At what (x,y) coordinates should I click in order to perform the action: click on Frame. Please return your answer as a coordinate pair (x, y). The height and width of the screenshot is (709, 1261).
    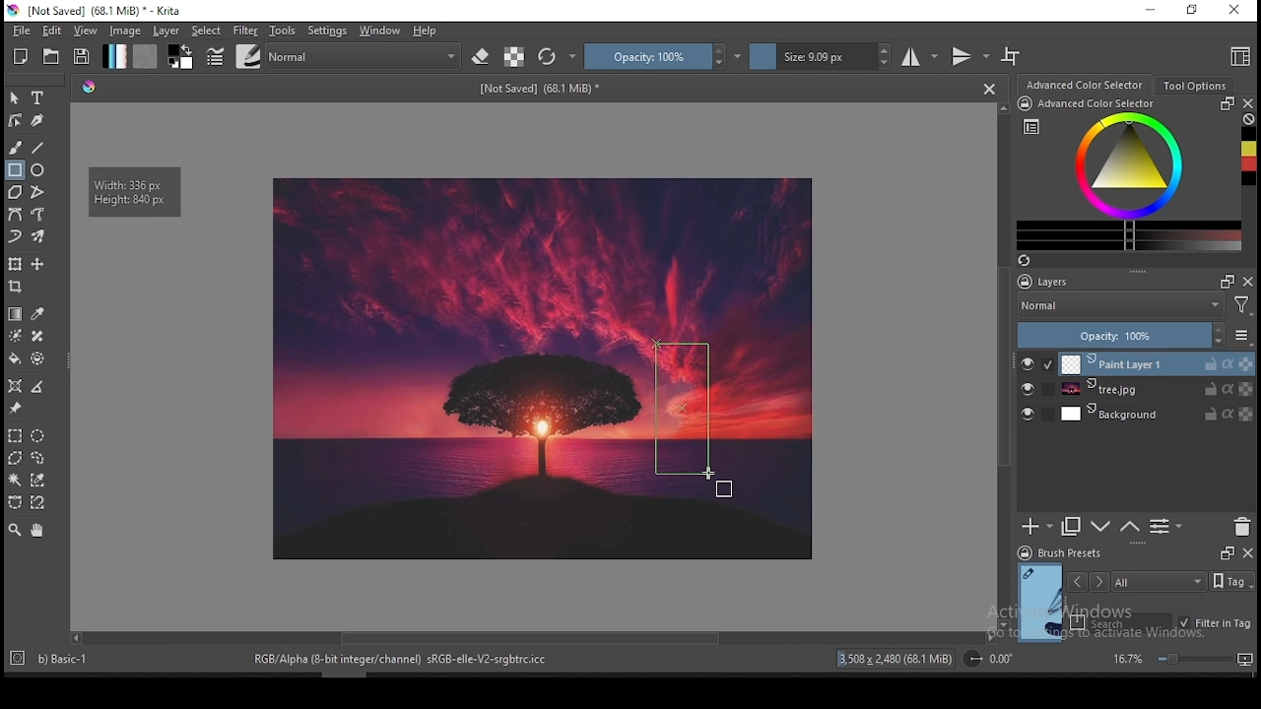
    Looking at the image, I should click on (1227, 282).